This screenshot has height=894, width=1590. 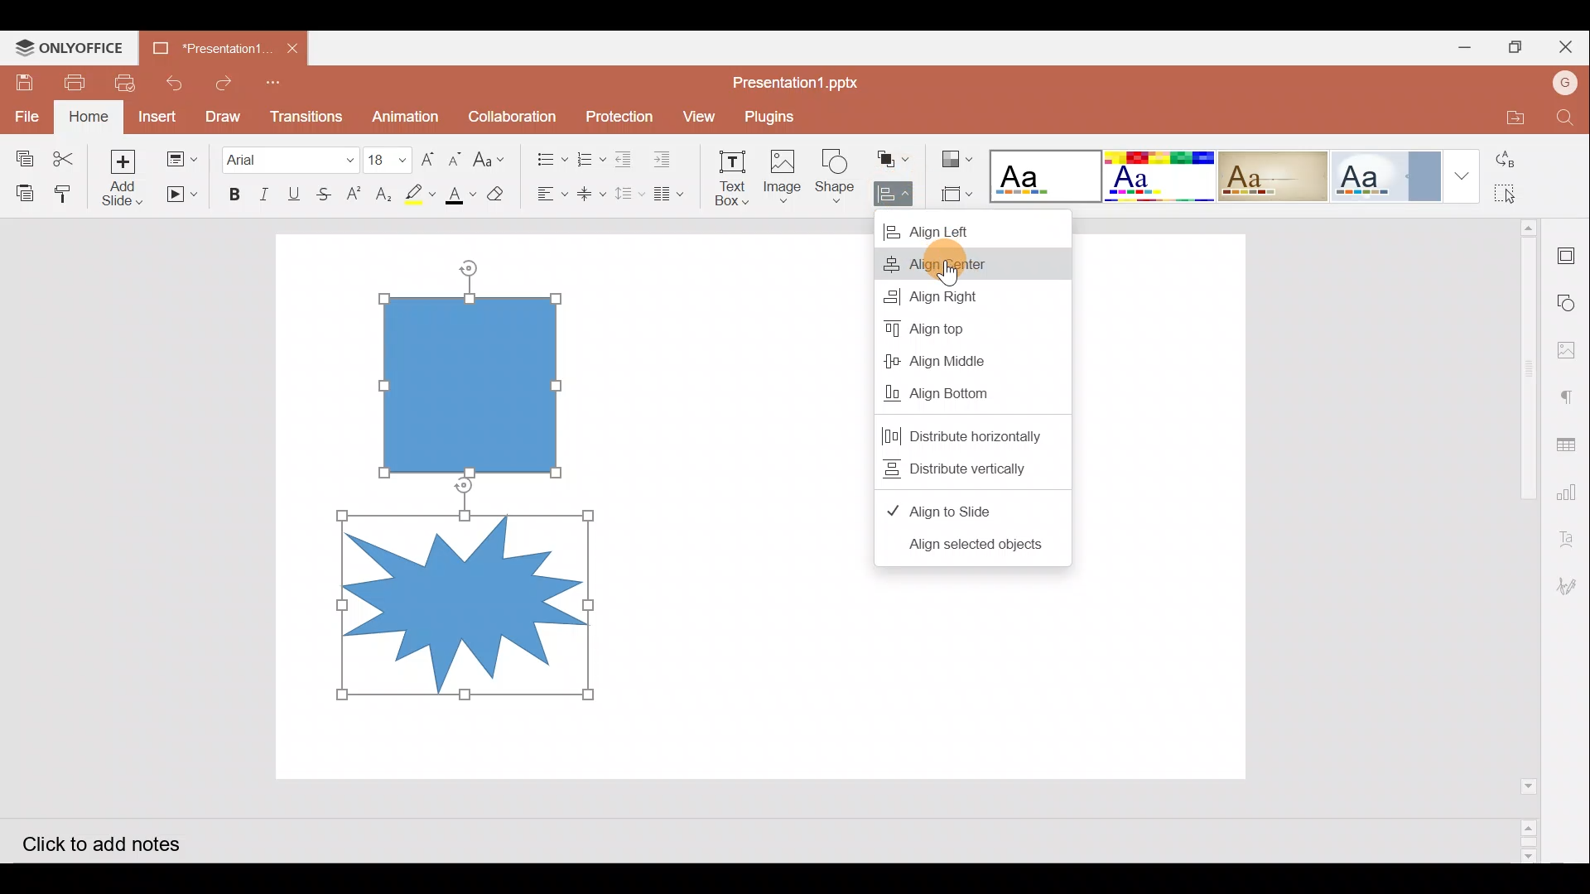 I want to click on Start slideshow, so click(x=180, y=195).